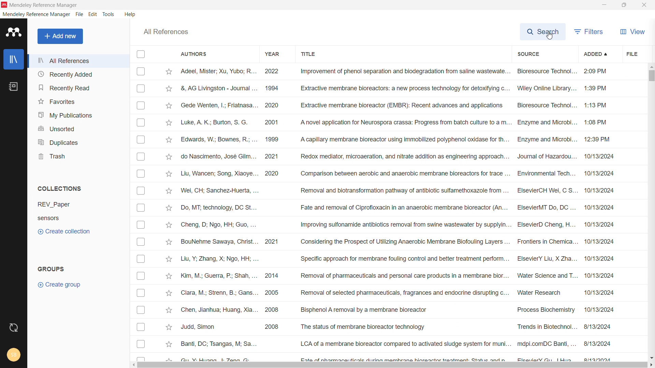 This screenshot has height=368, width=655. I want to click on scroll right, so click(651, 364).